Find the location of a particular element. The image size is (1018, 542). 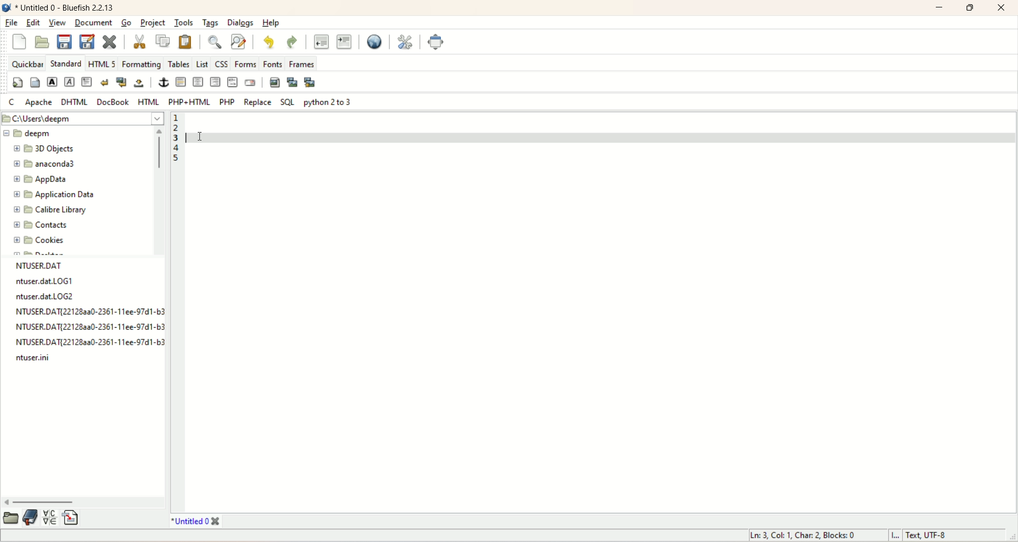

apache is located at coordinates (39, 102).